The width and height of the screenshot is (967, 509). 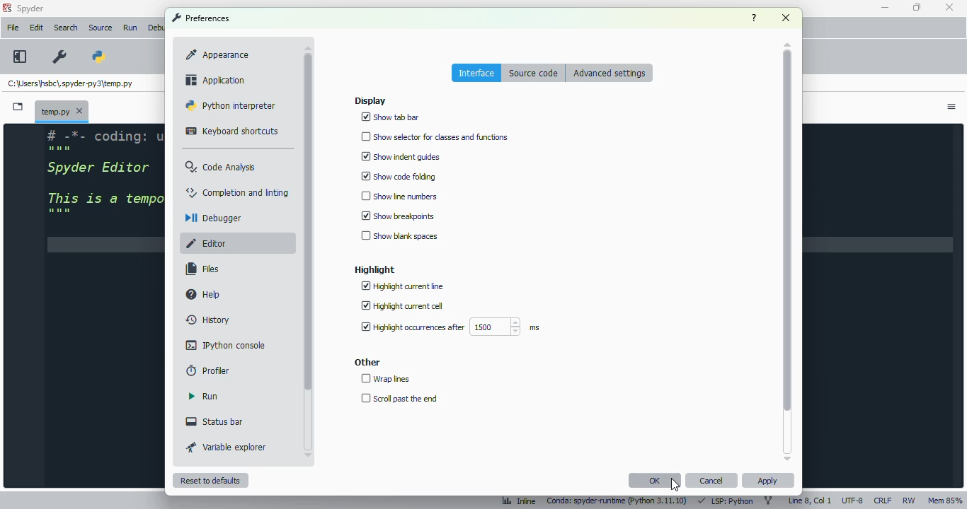 I want to click on run, so click(x=203, y=396).